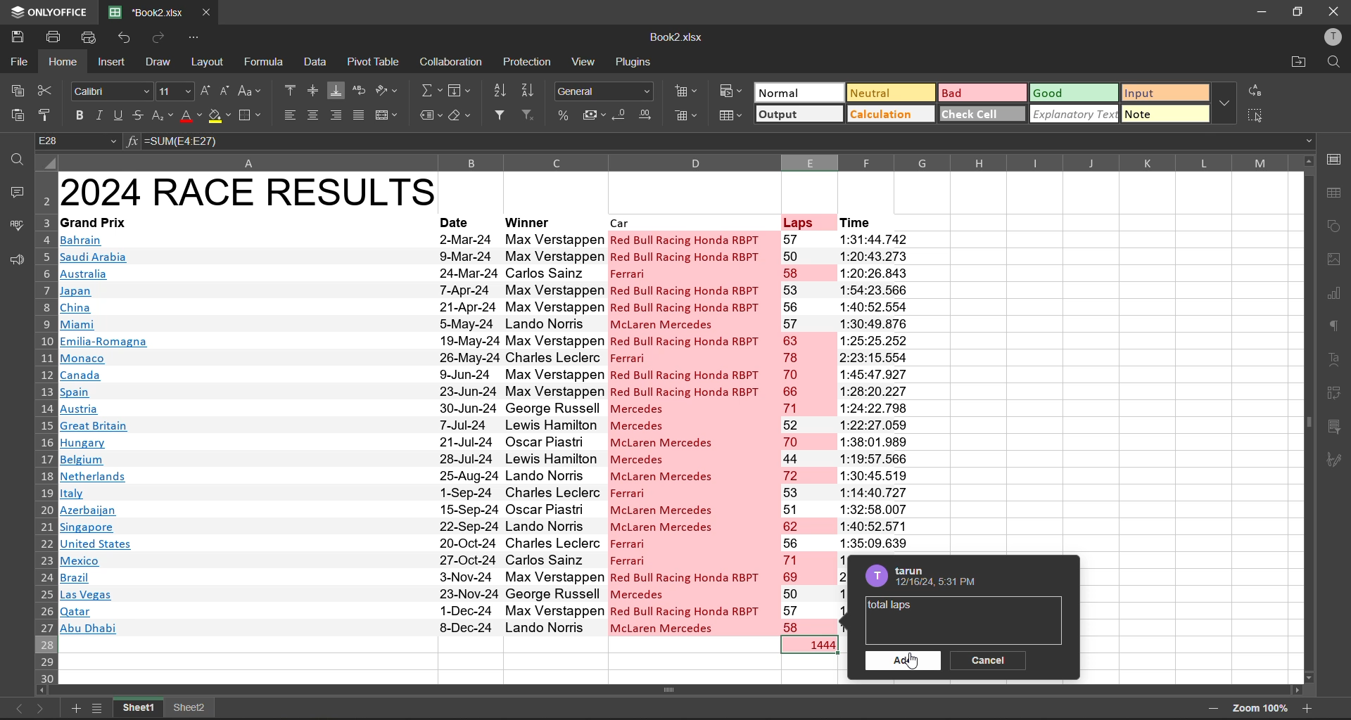  Describe the element at coordinates (637, 63) in the screenshot. I see `plugins` at that location.